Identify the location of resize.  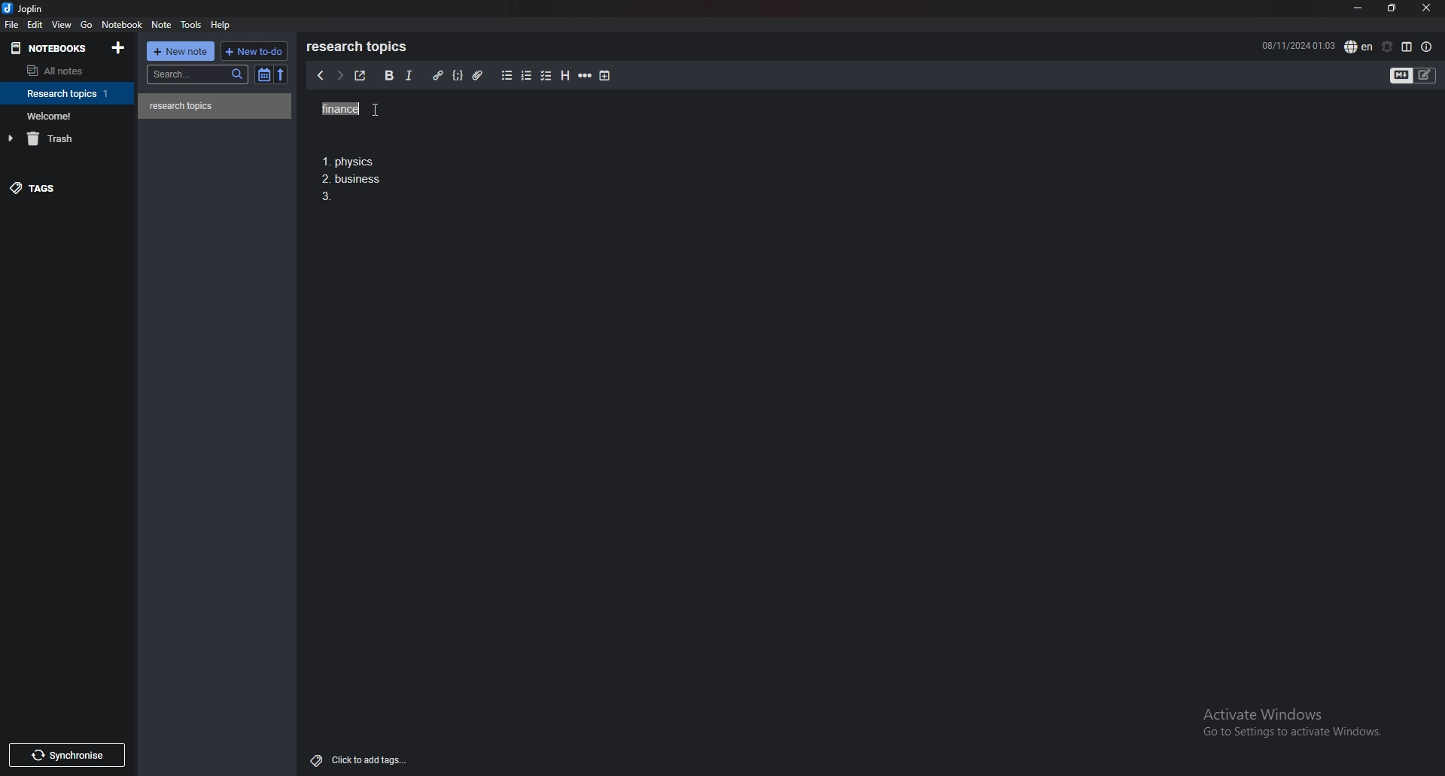
(1391, 8).